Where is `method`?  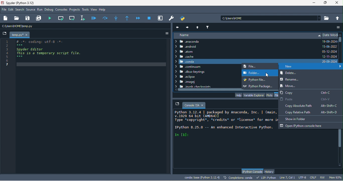 method is located at coordinates (116, 18).